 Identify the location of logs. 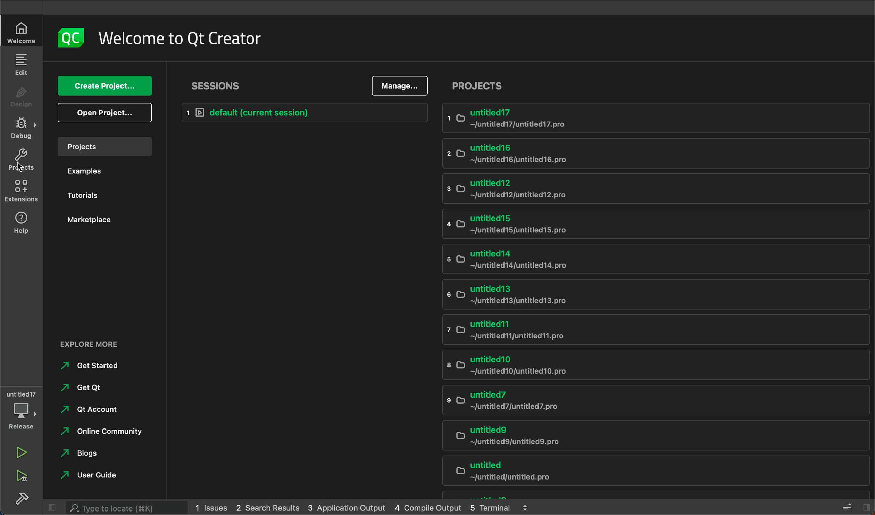
(366, 507).